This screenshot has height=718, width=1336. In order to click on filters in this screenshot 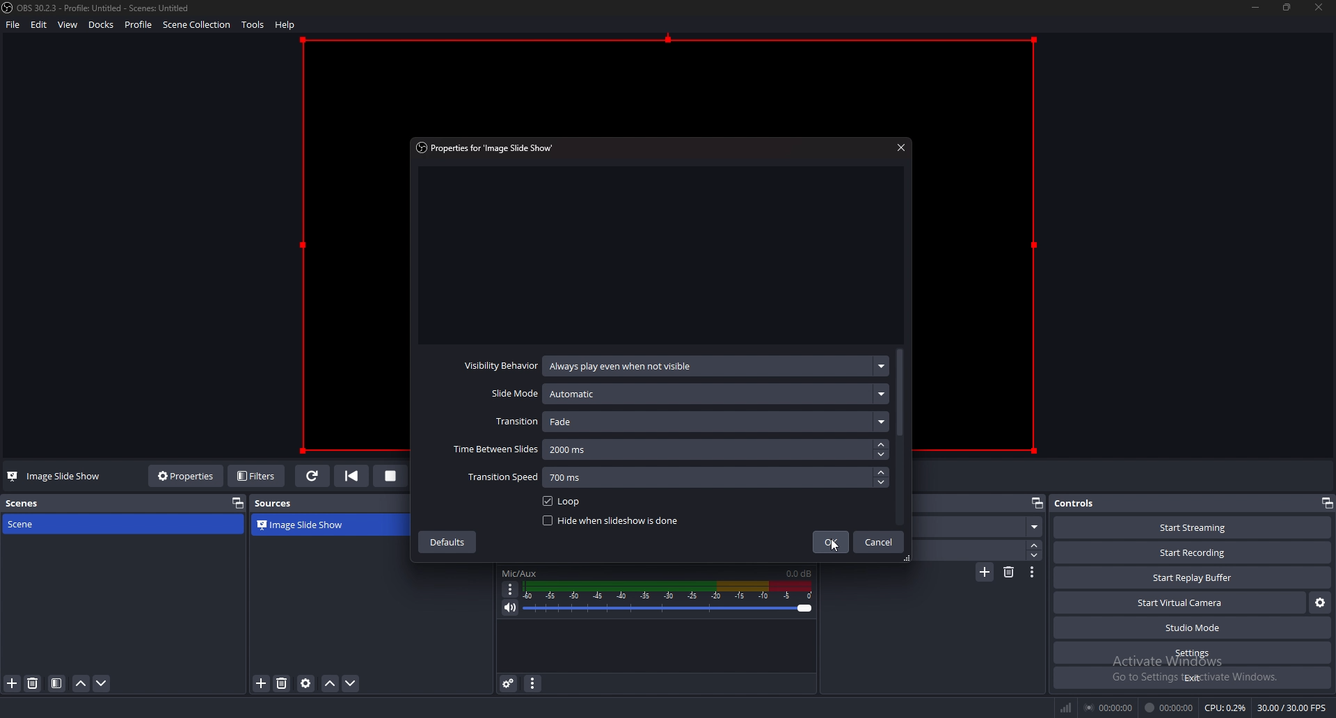, I will do `click(257, 476)`.